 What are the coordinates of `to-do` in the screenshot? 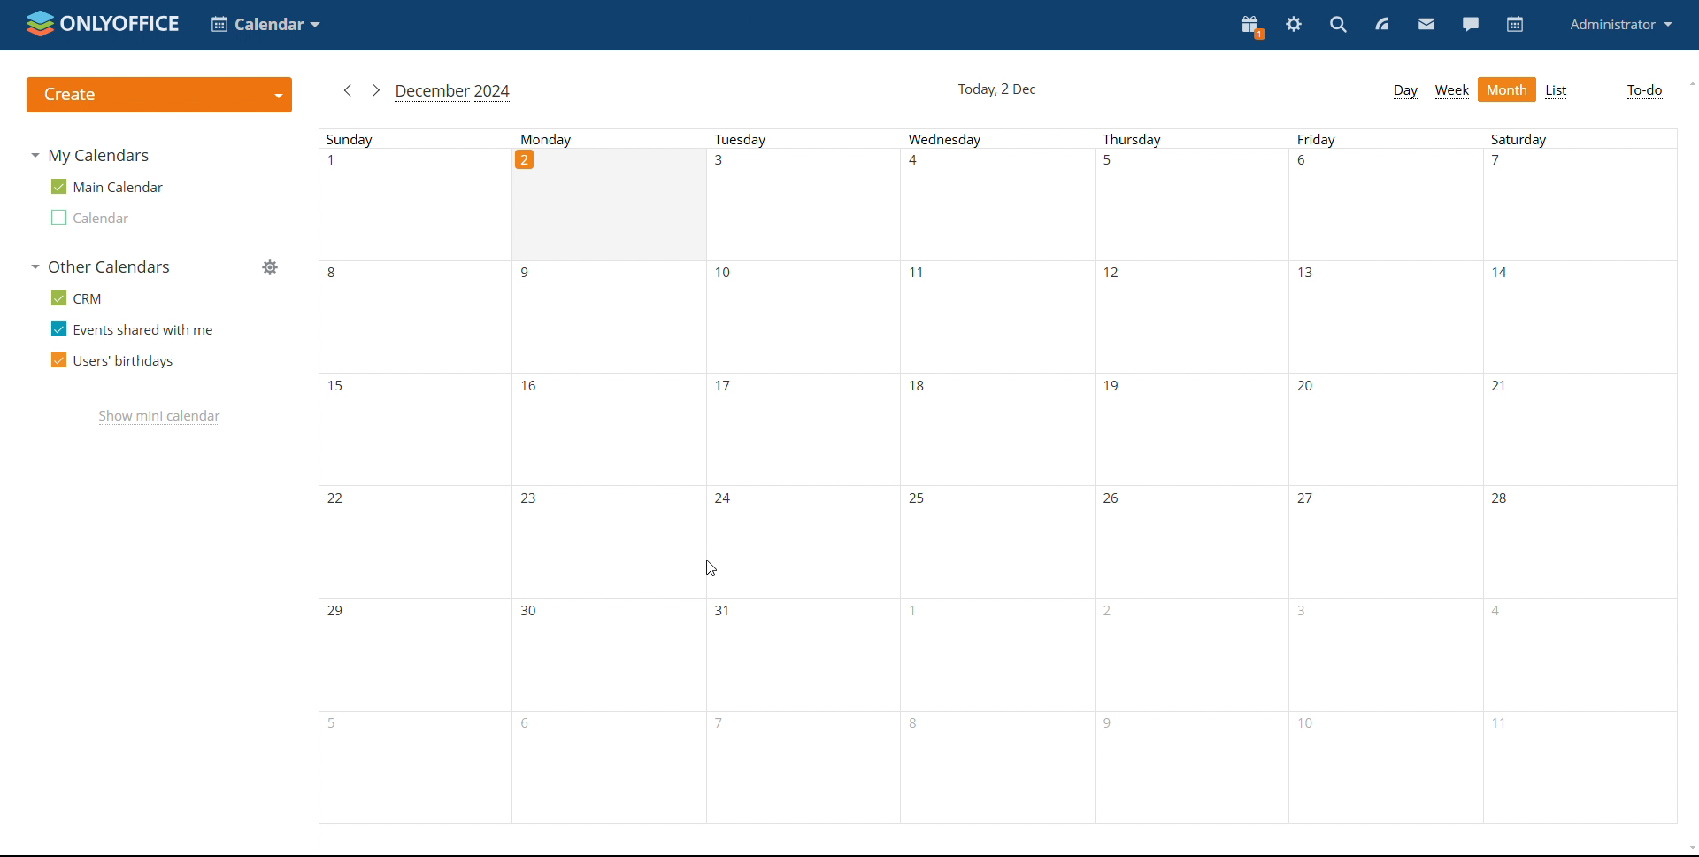 It's located at (1644, 90).